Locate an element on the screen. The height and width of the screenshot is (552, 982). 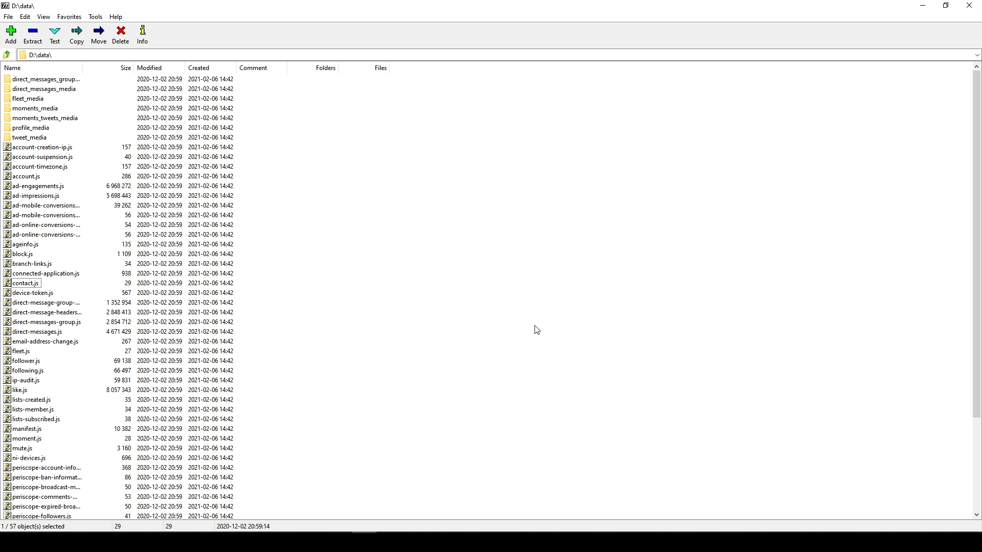
tweet_media is located at coordinates (32, 137).